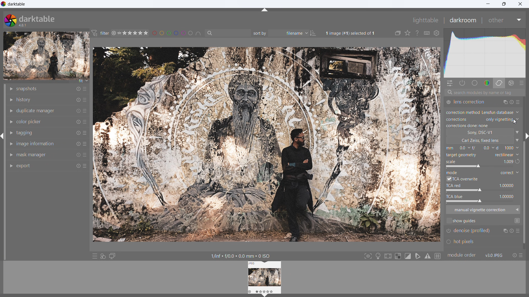  Describe the element at coordinates (176, 33) in the screenshot. I see `filter images by color level` at that location.